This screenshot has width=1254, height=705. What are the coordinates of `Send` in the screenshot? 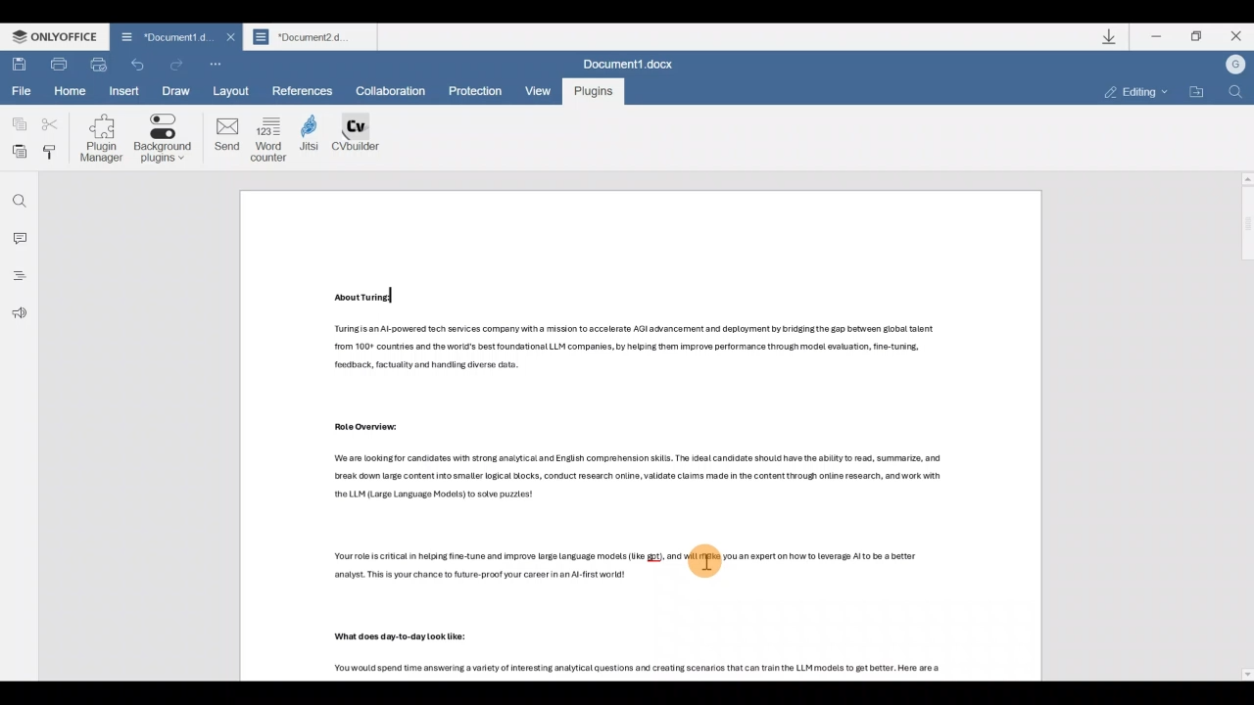 It's located at (221, 137).